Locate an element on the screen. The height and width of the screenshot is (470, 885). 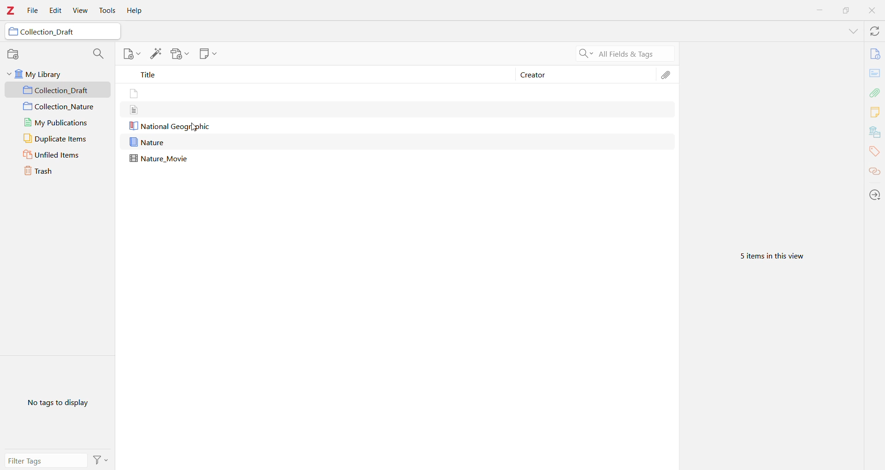
Attachments is located at coordinates (668, 75).